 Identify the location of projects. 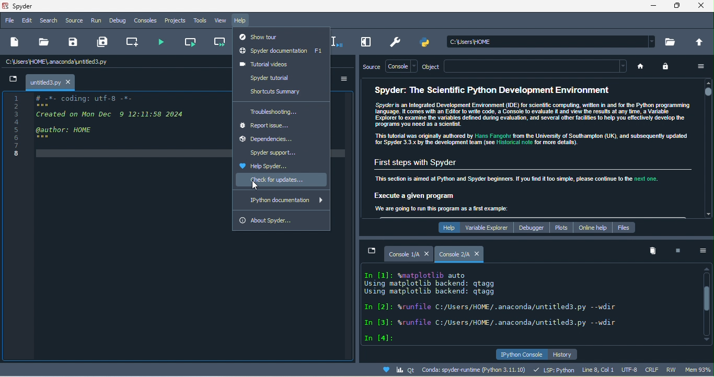
(177, 20).